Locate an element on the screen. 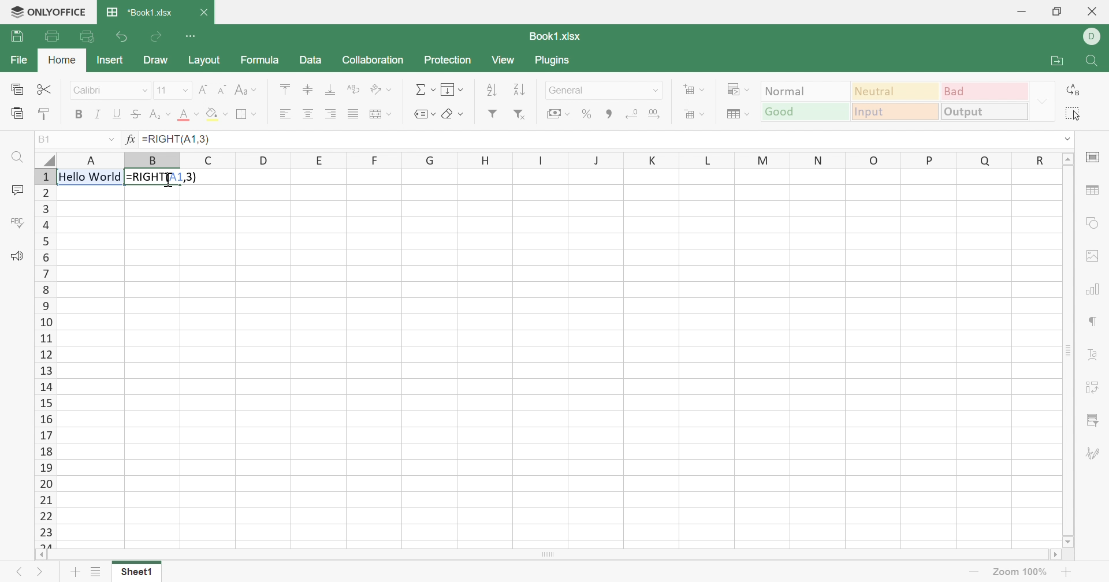 The width and height of the screenshot is (1109, 582). paragraph settings is located at coordinates (1093, 321).